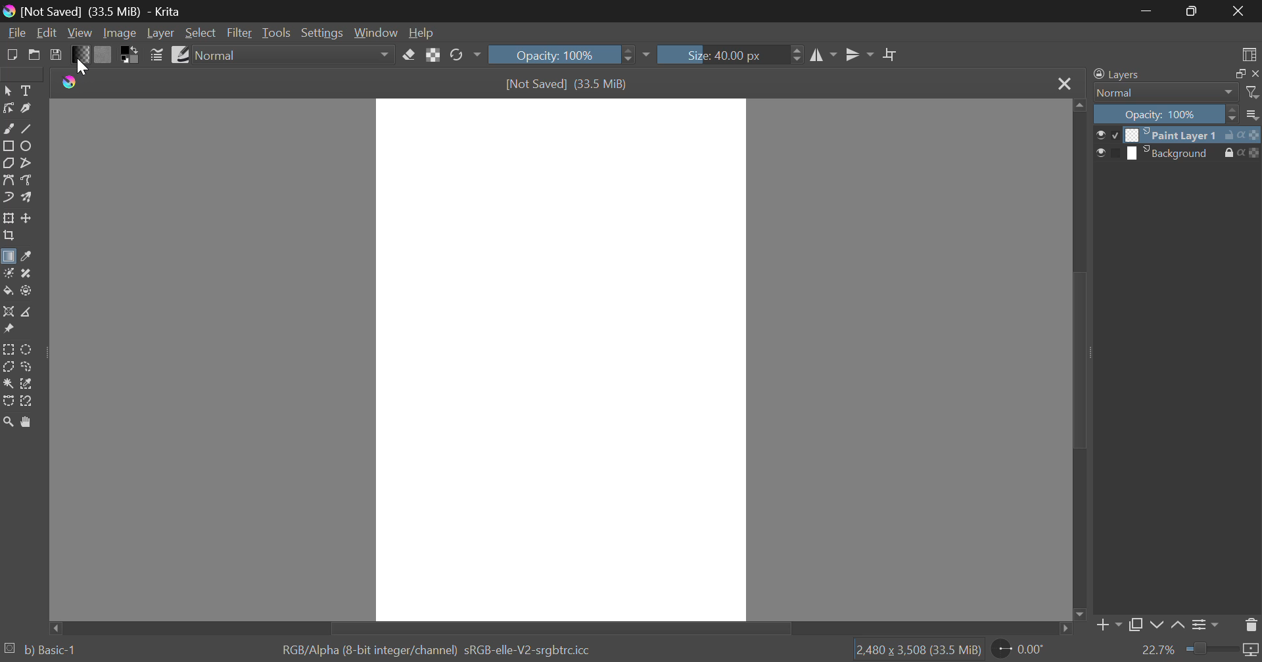 This screenshot has height=662, width=1262. I want to click on Close, so click(1242, 11).